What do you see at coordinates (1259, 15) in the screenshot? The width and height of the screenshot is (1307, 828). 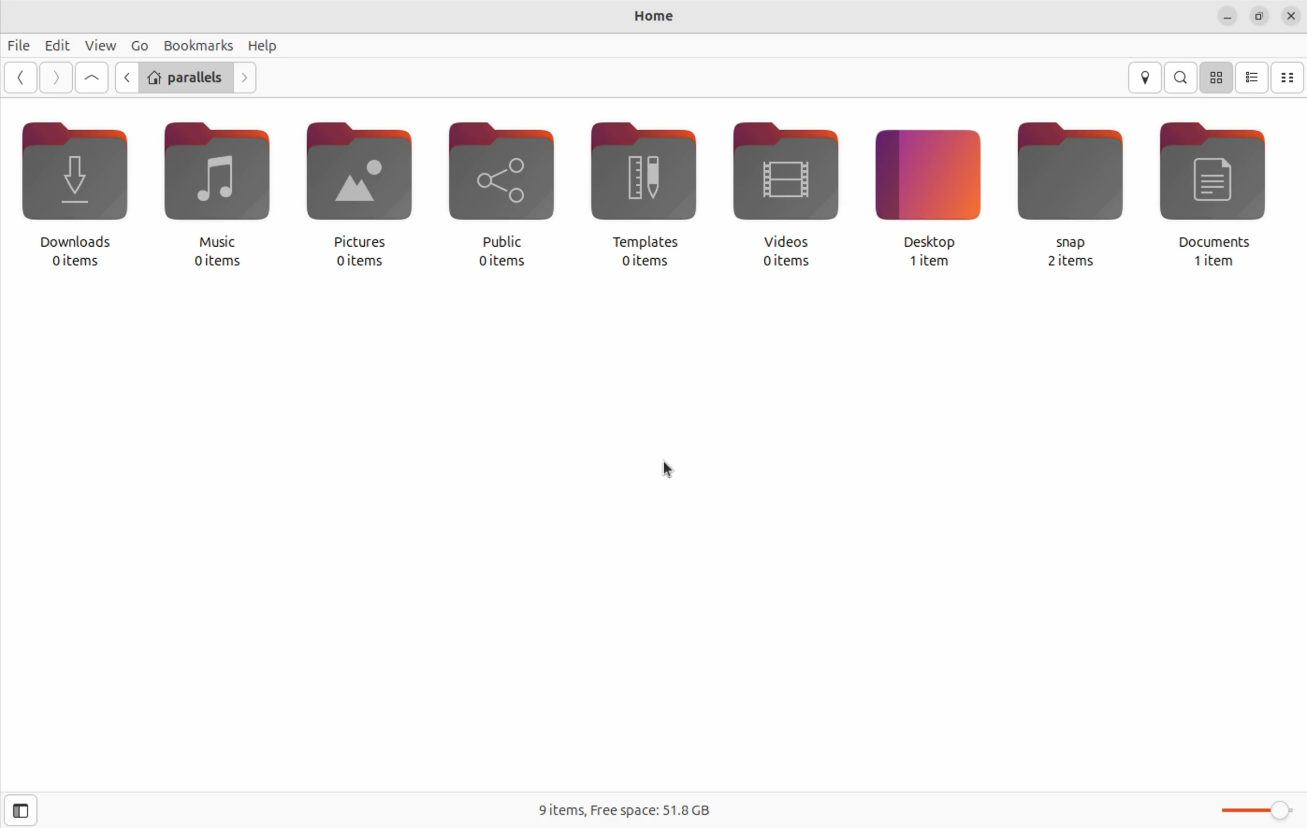 I see `resize` at bounding box center [1259, 15].